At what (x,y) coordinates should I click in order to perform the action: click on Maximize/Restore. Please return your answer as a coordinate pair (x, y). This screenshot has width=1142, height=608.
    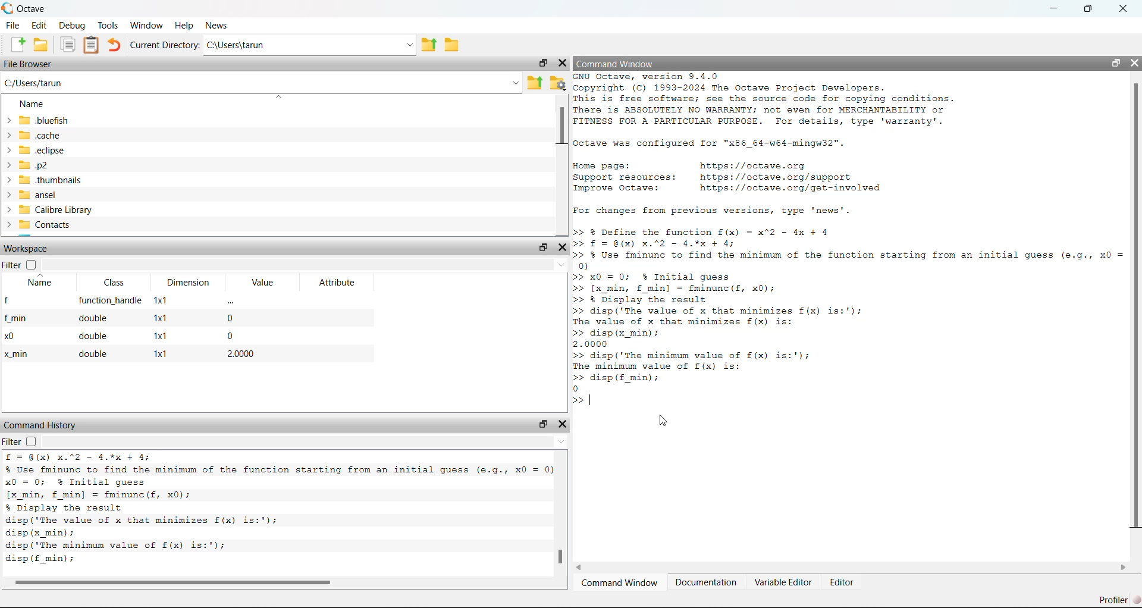
    Looking at the image, I should click on (543, 247).